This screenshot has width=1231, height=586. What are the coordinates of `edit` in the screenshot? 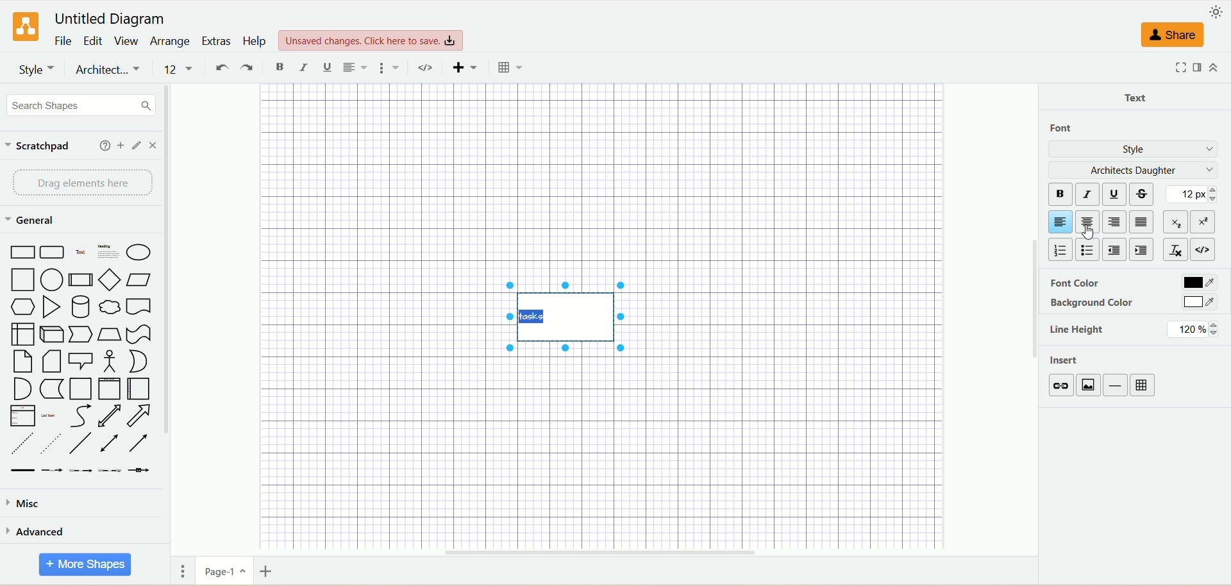 It's located at (92, 40).